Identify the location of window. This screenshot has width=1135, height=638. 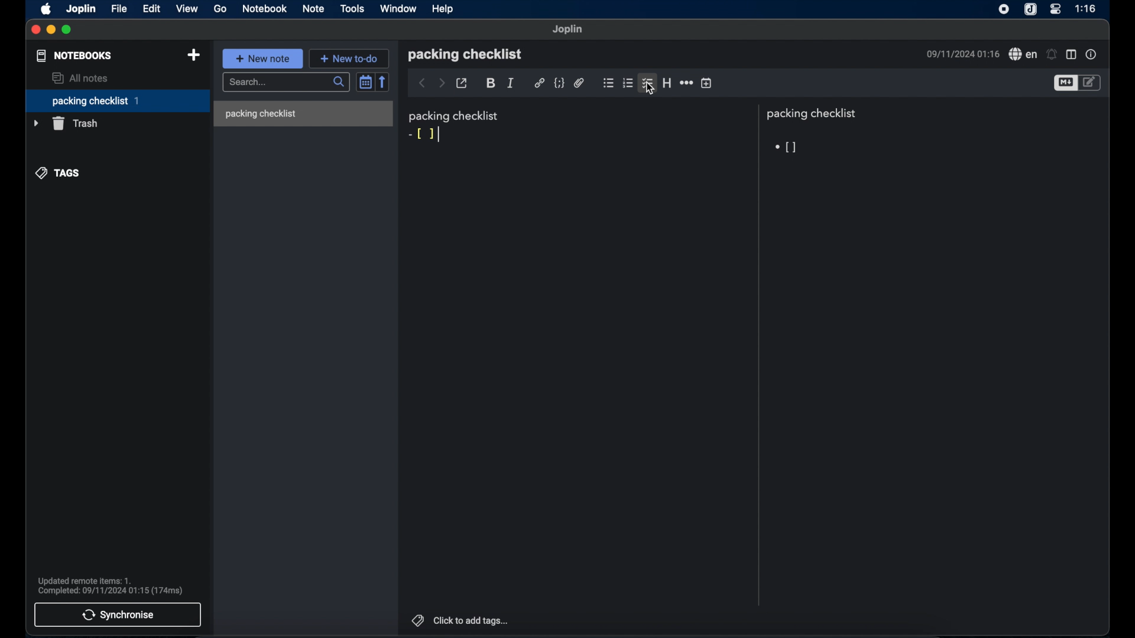
(398, 8).